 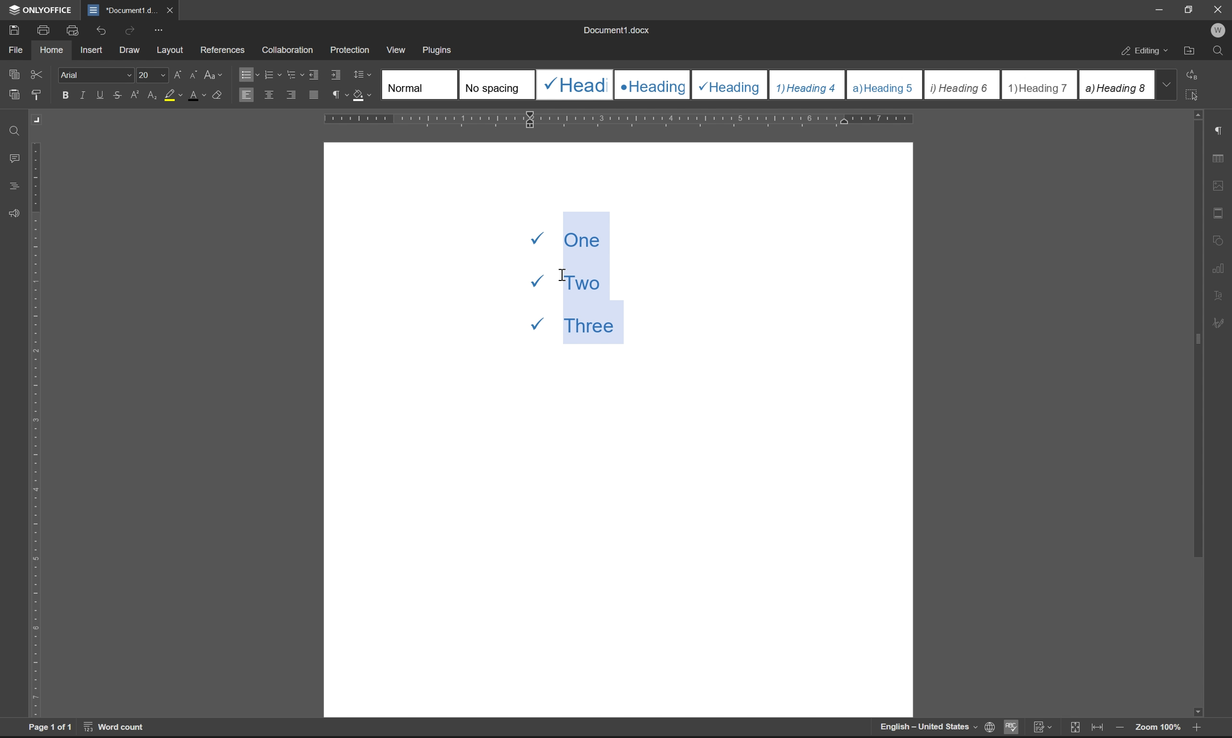 What do you see at coordinates (885, 85) in the screenshot?
I see `Heading 5` at bounding box center [885, 85].